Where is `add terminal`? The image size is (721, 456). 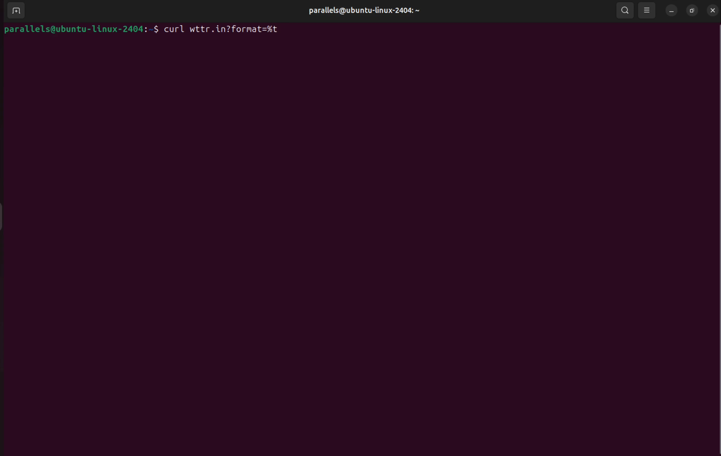 add terminal is located at coordinates (16, 10).